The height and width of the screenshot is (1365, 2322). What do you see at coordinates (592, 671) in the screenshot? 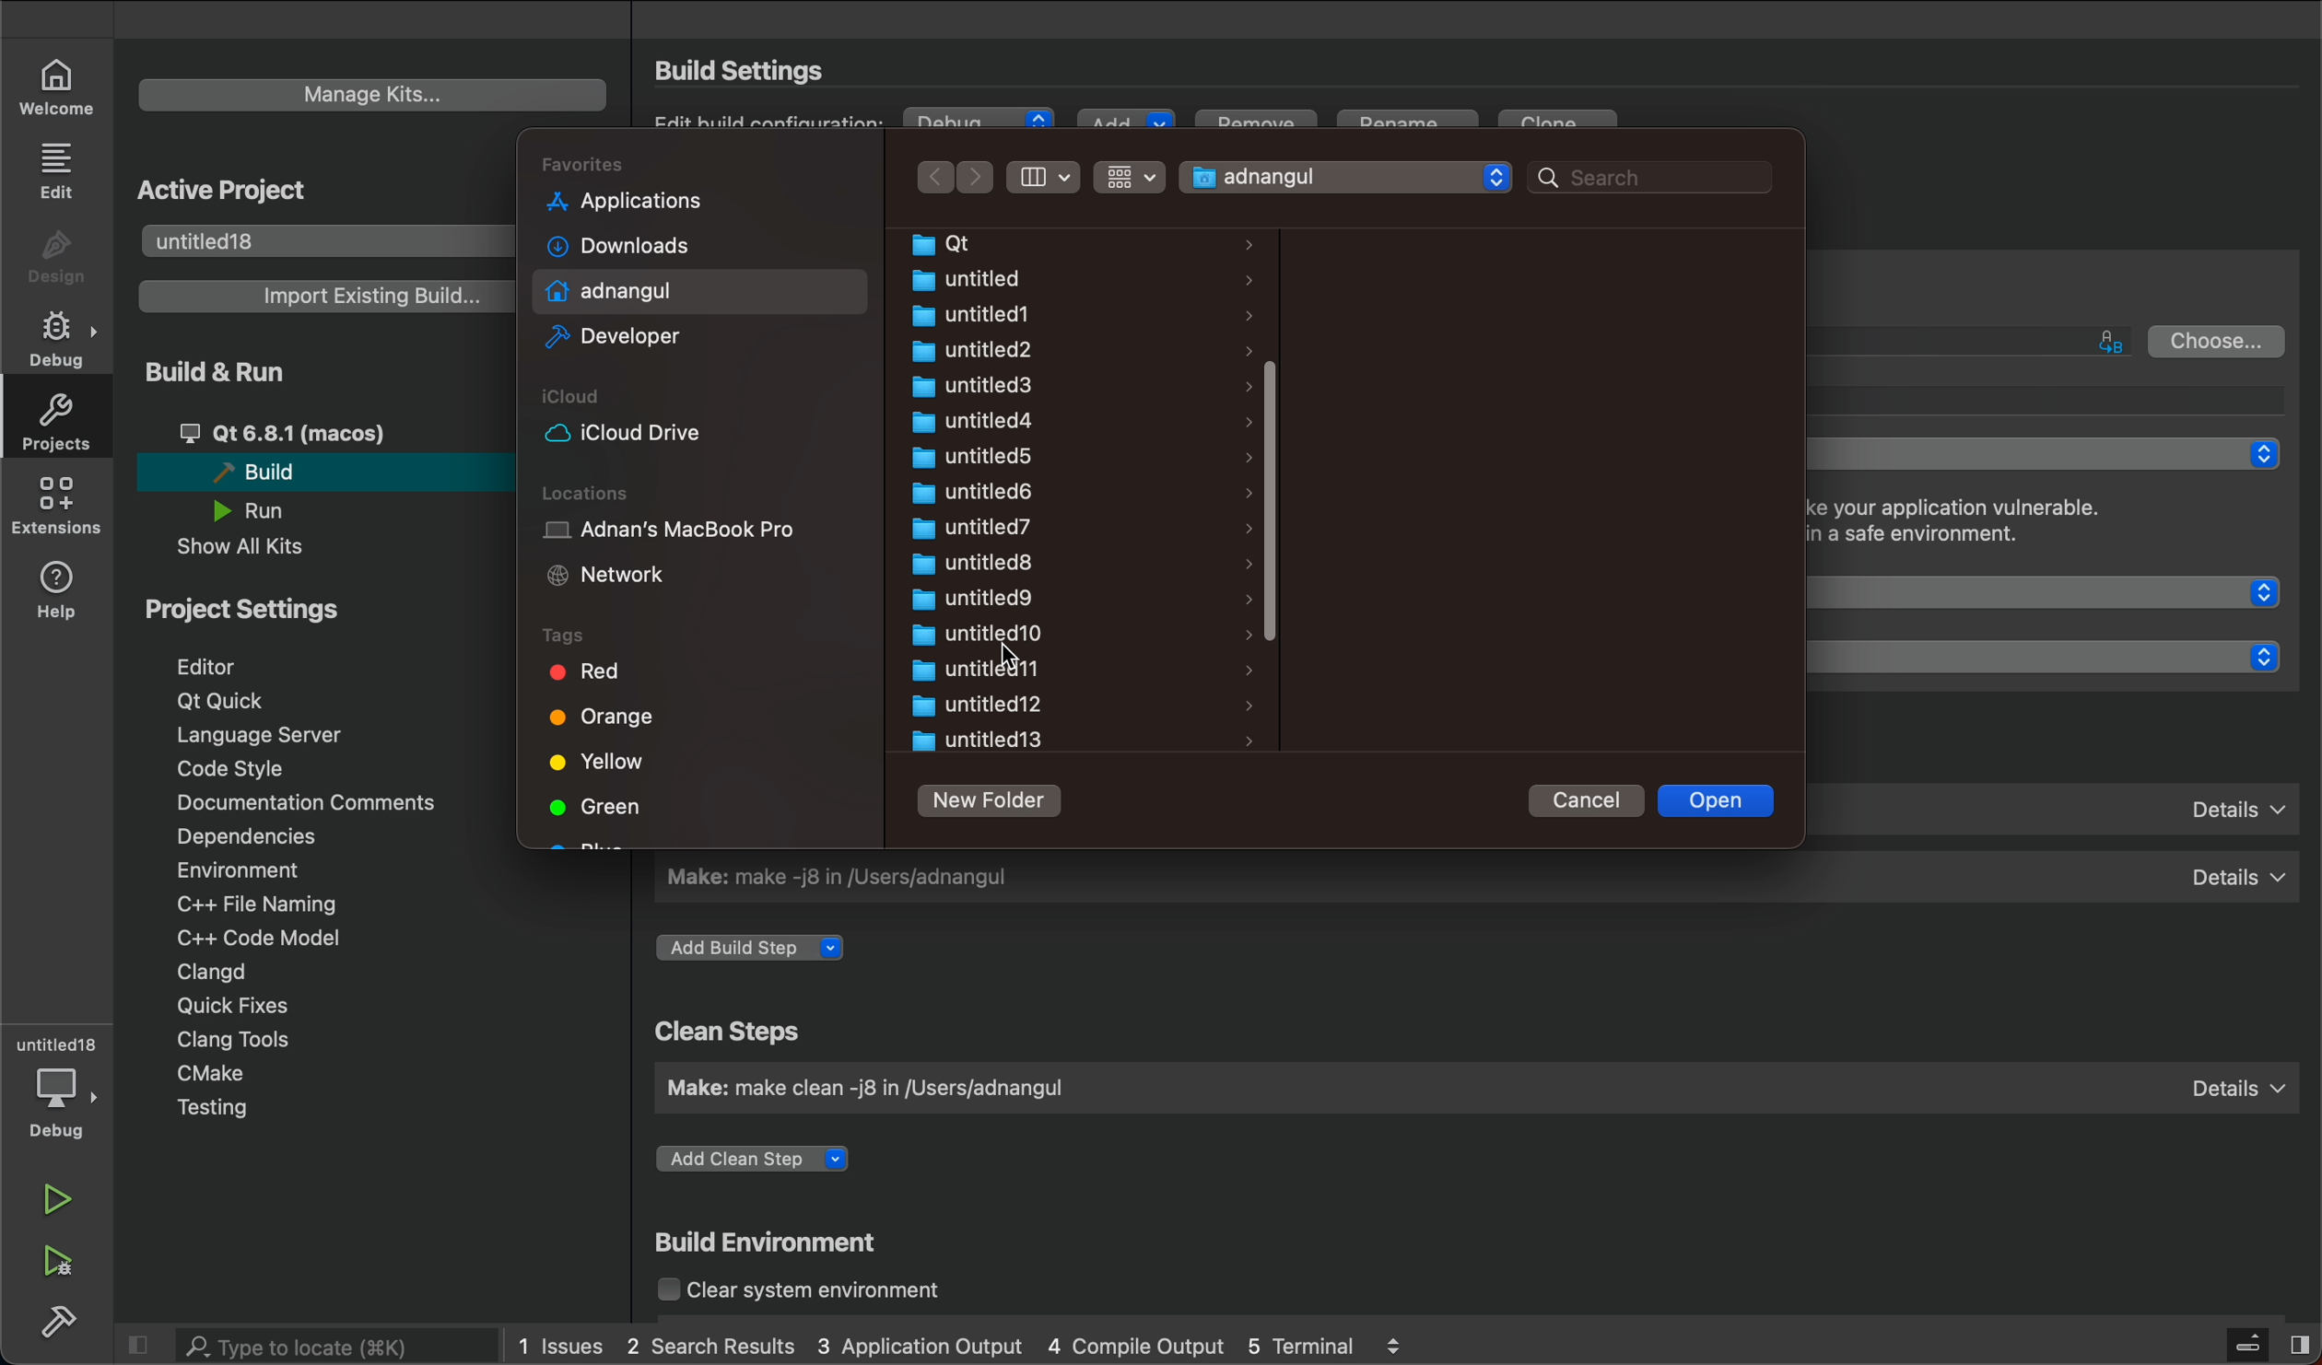
I see `Red` at bounding box center [592, 671].